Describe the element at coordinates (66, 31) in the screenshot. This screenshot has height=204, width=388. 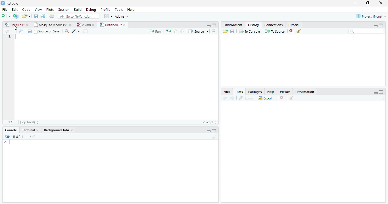
I see `Find/Replace` at that location.